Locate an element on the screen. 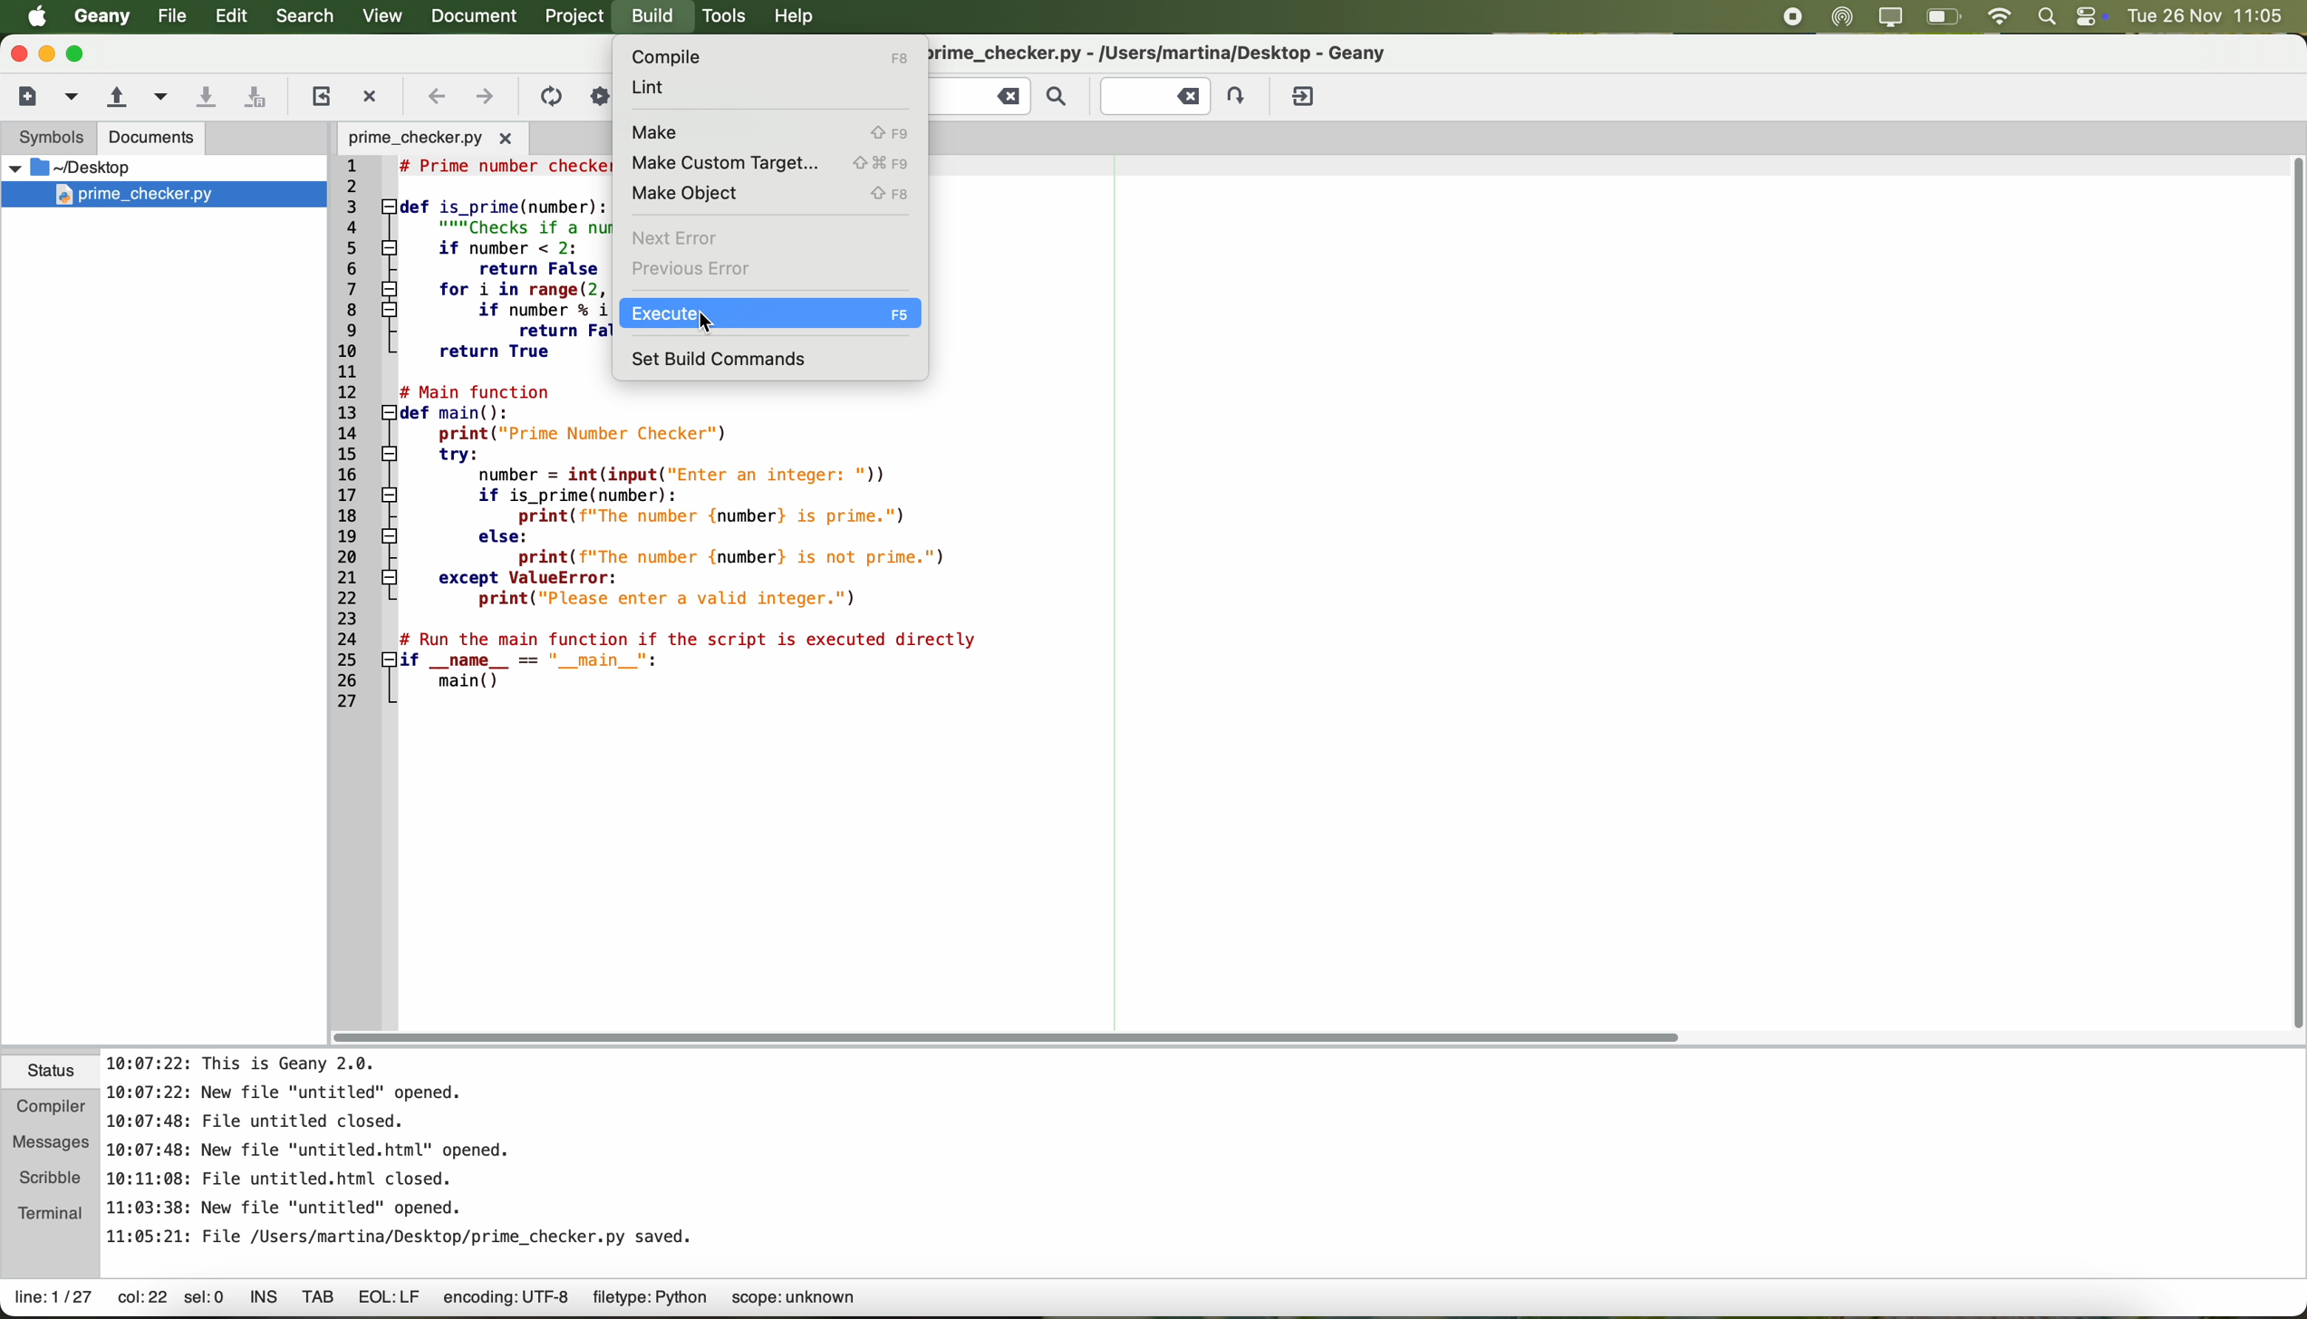 This screenshot has height=1319, width=2307. make object is located at coordinates (769, 194).